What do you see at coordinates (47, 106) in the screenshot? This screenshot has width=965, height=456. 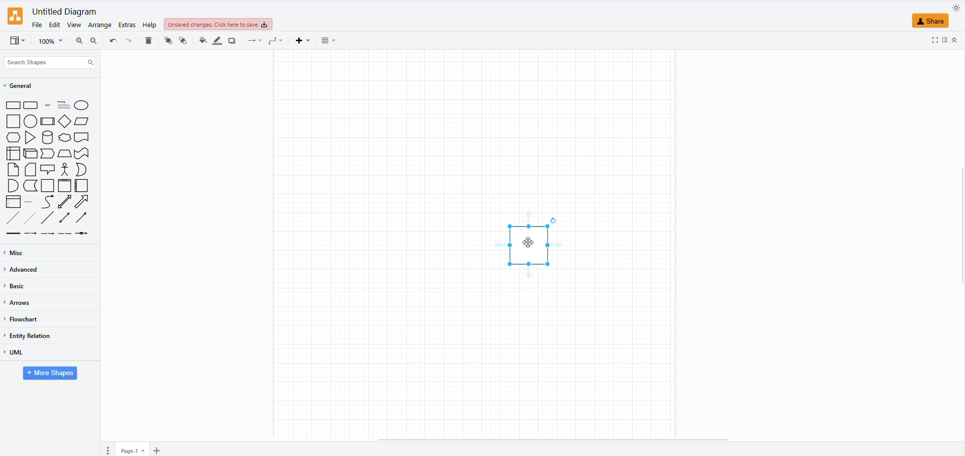 I see `text` at bounding box center [47, 106].